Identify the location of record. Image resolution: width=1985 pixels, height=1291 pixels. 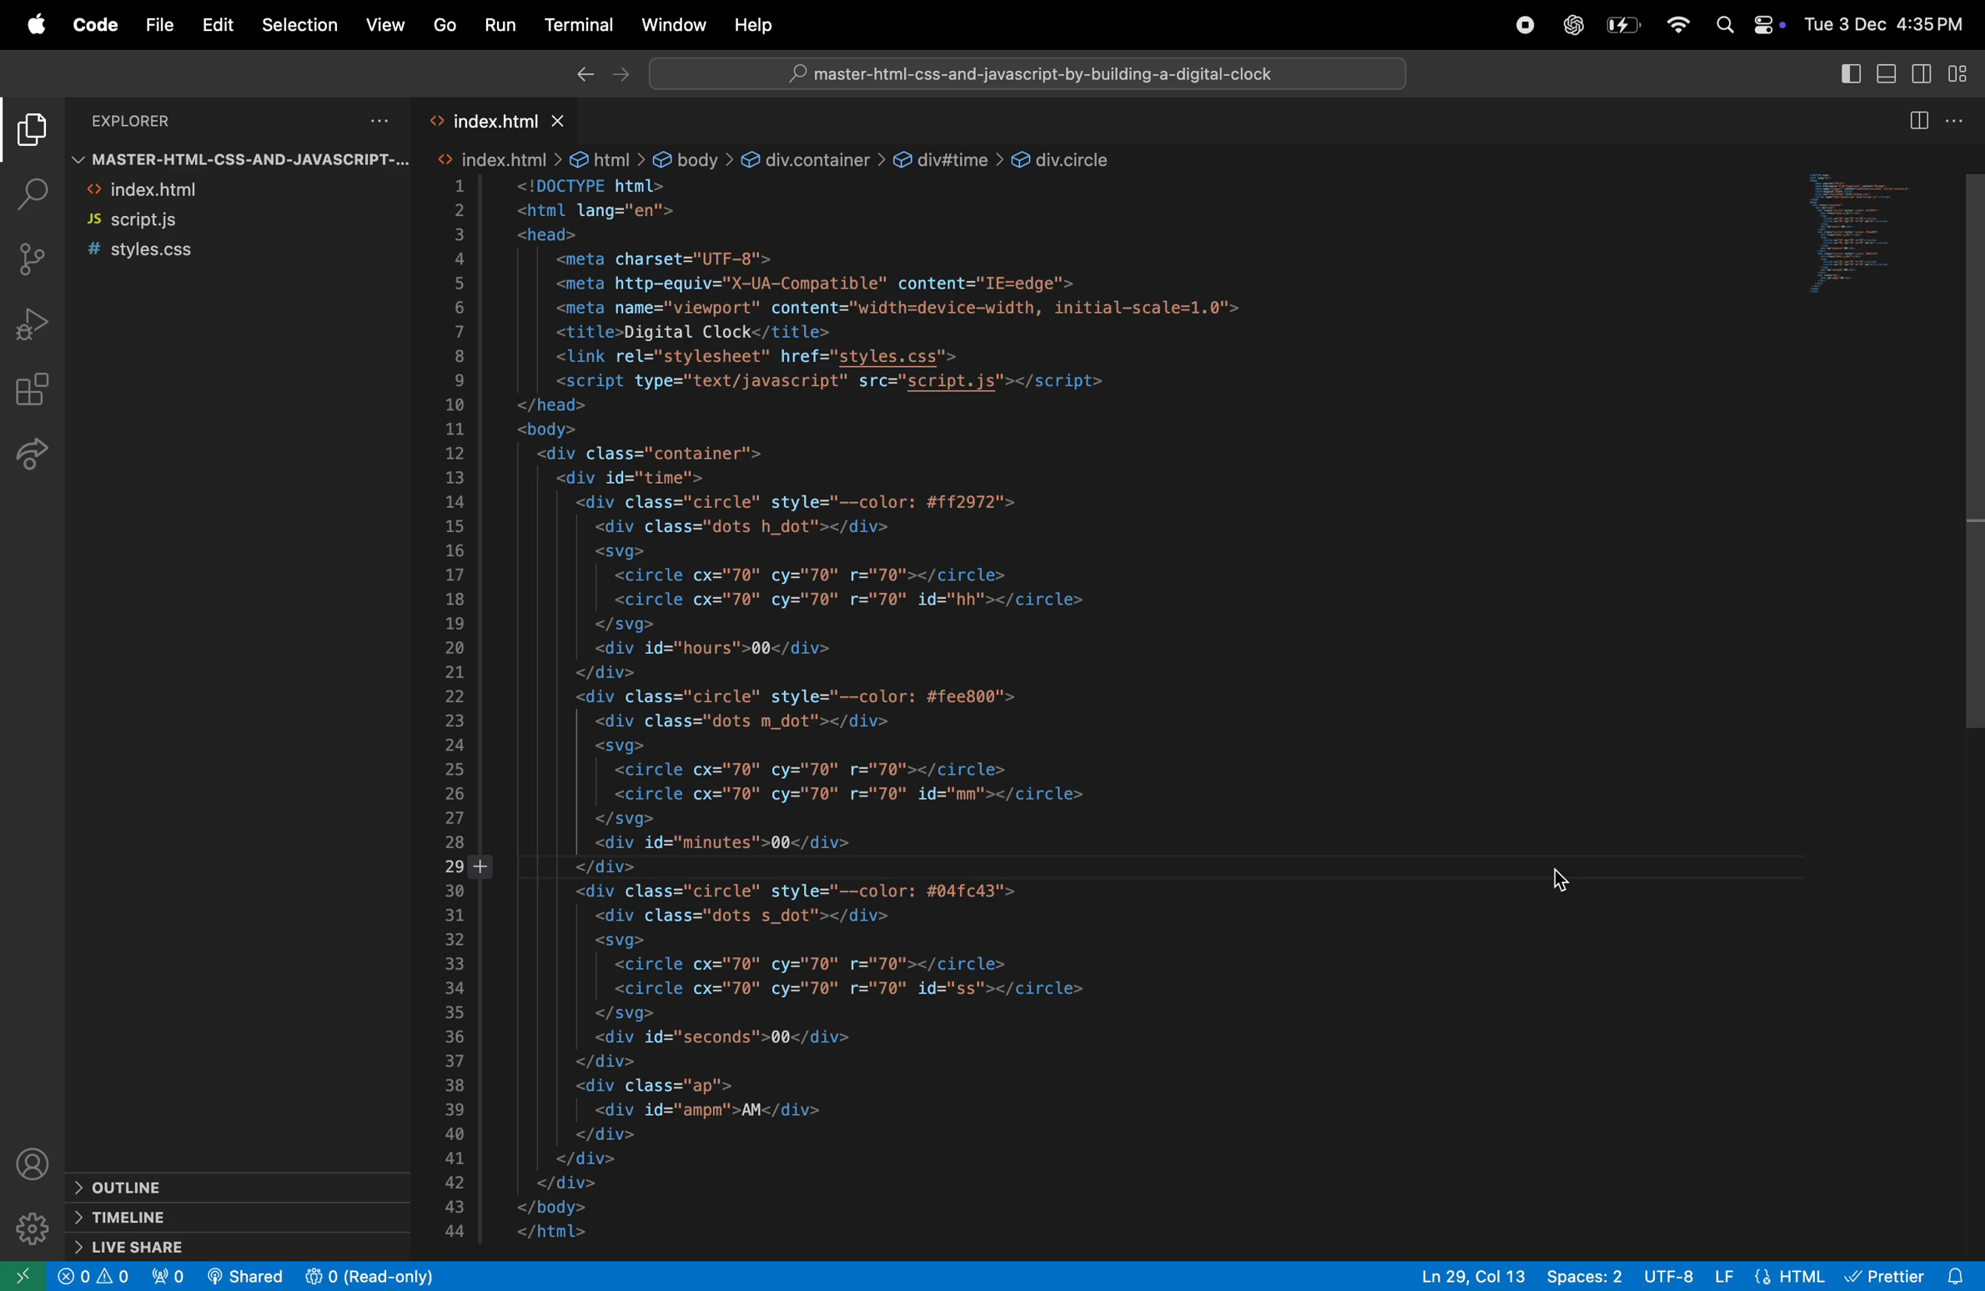
(1523, 24).